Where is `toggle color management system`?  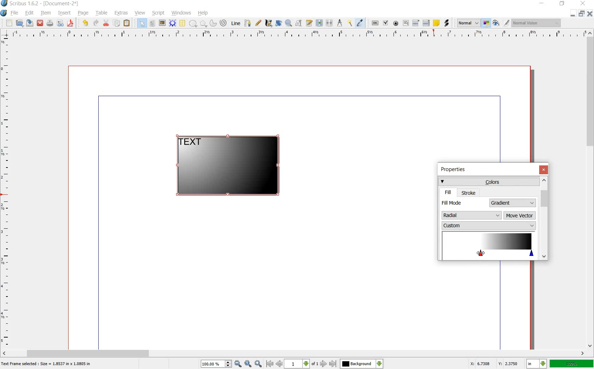
toggle color management system is located at coordinates (487, 23).